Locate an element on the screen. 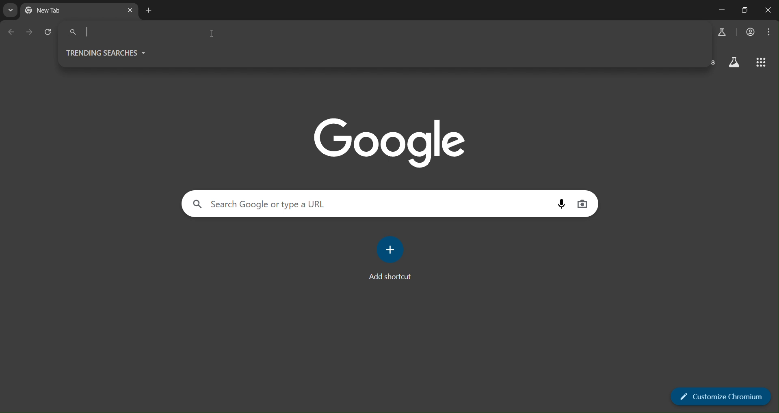 The width and height of the screenshot is (779, 413). google is located at coordinates (389, 144).